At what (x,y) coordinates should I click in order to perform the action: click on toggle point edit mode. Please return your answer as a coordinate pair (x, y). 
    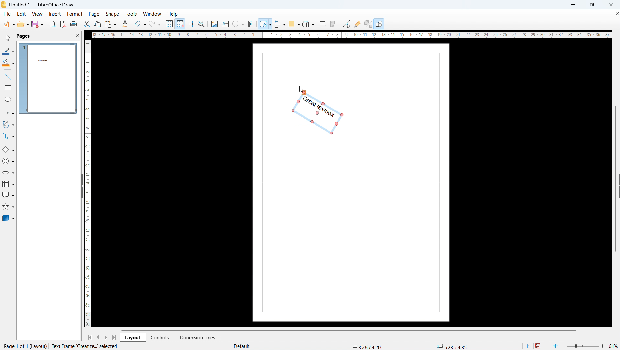
    Looking at the image, I should click on (347, 24).